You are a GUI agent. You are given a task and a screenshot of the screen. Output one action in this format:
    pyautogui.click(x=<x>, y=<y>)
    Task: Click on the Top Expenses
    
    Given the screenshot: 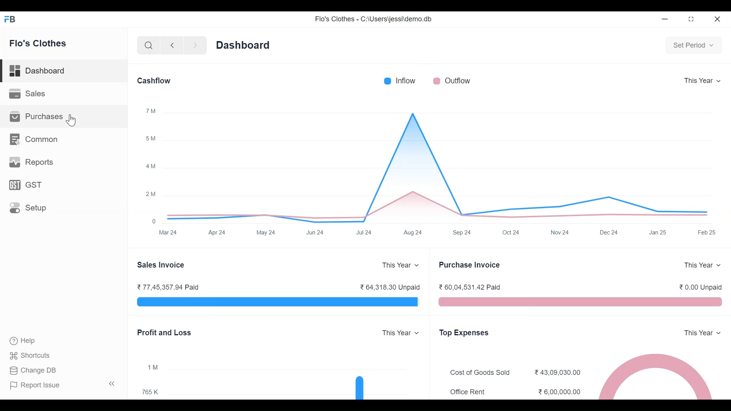 What is the action you would take?
    pyautogui.click(x=464, y=333)
    